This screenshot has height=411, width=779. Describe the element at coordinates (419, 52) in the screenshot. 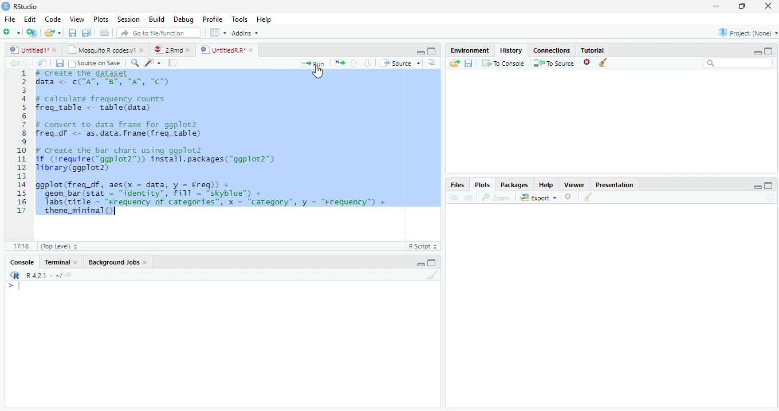

I see `Minimize` at that location.